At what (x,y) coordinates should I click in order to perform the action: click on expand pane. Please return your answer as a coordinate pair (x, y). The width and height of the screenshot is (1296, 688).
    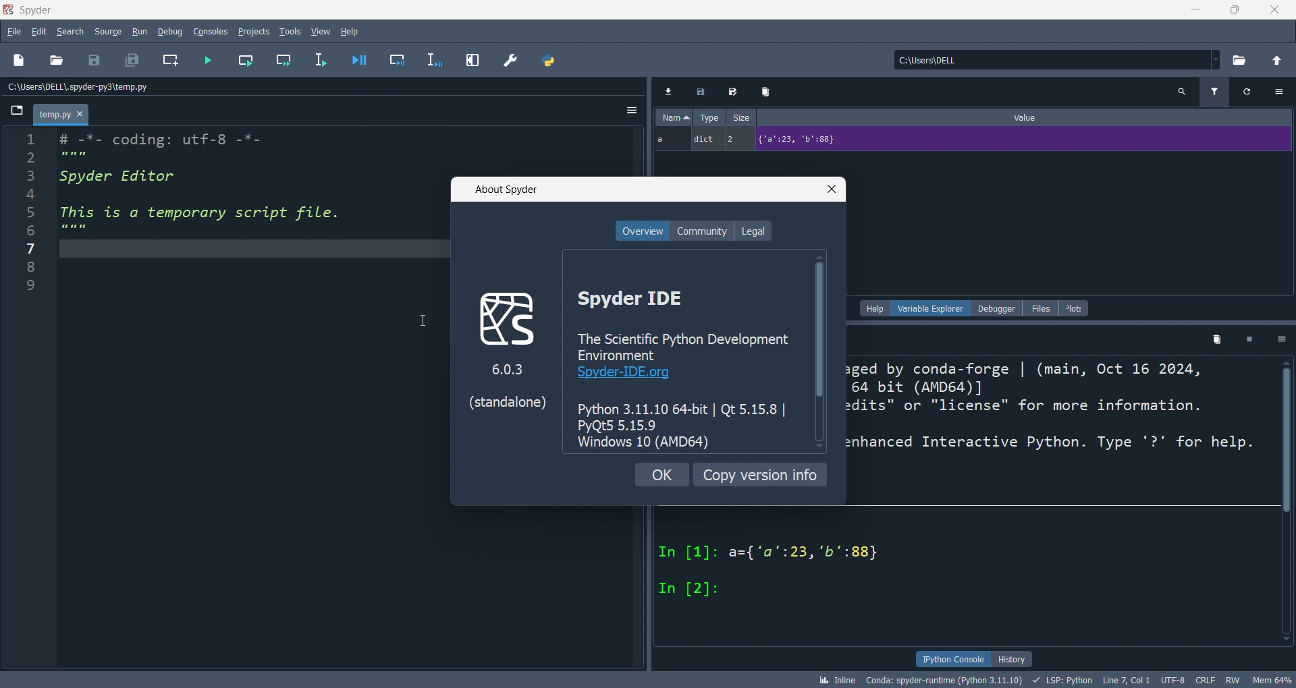
    Looking at the image, I should click on (474, 59).